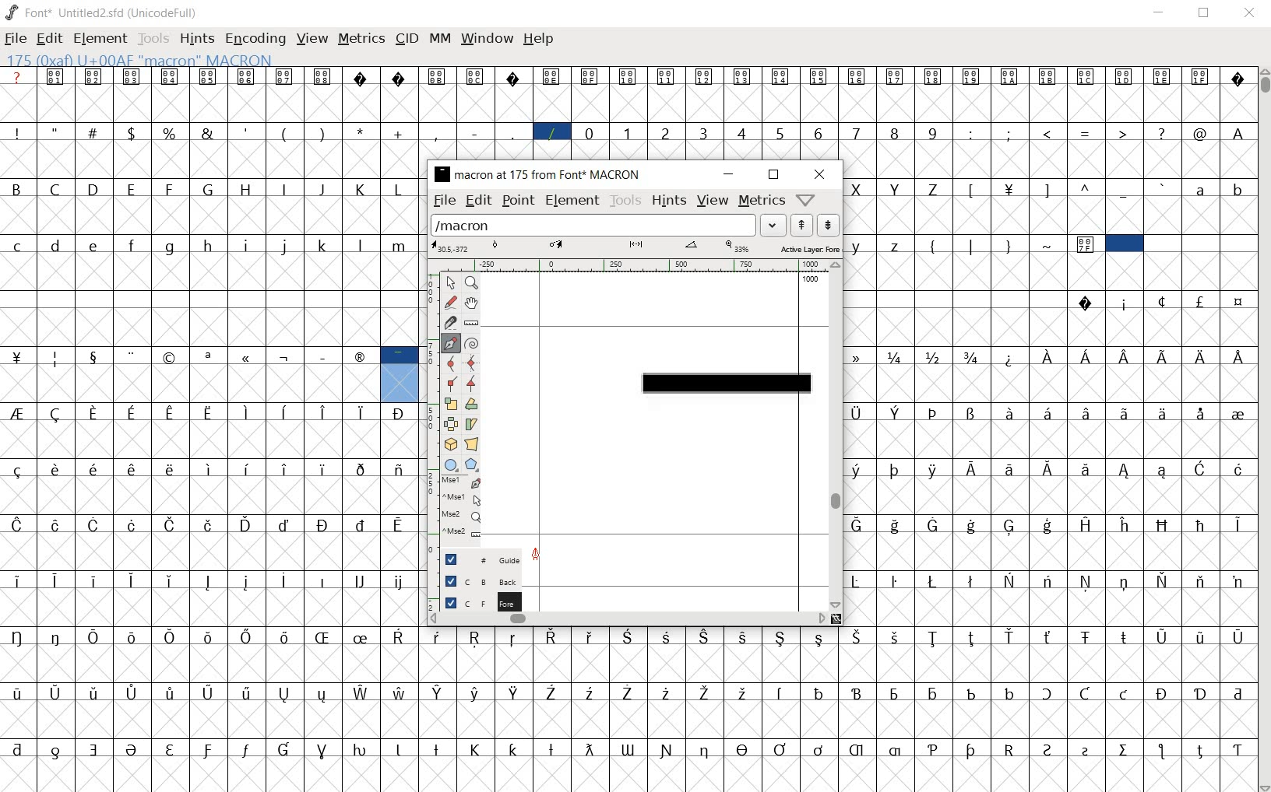  What do you see at coordinates (133, 748) in the screenshot?
I see `Symbol` at bounding box center [133, 748].